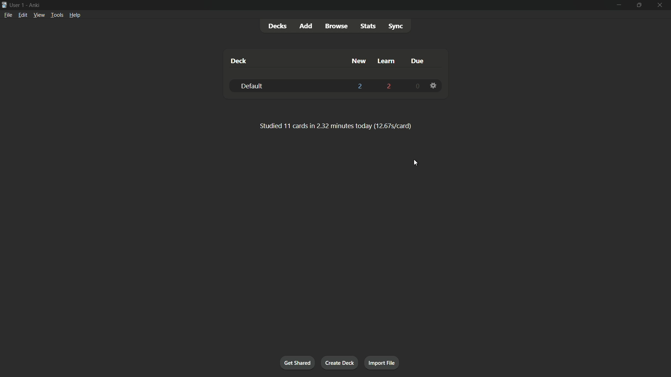 The height and width of the screenshot is (377, 671). I want to click on user 1, so click(18, 5).